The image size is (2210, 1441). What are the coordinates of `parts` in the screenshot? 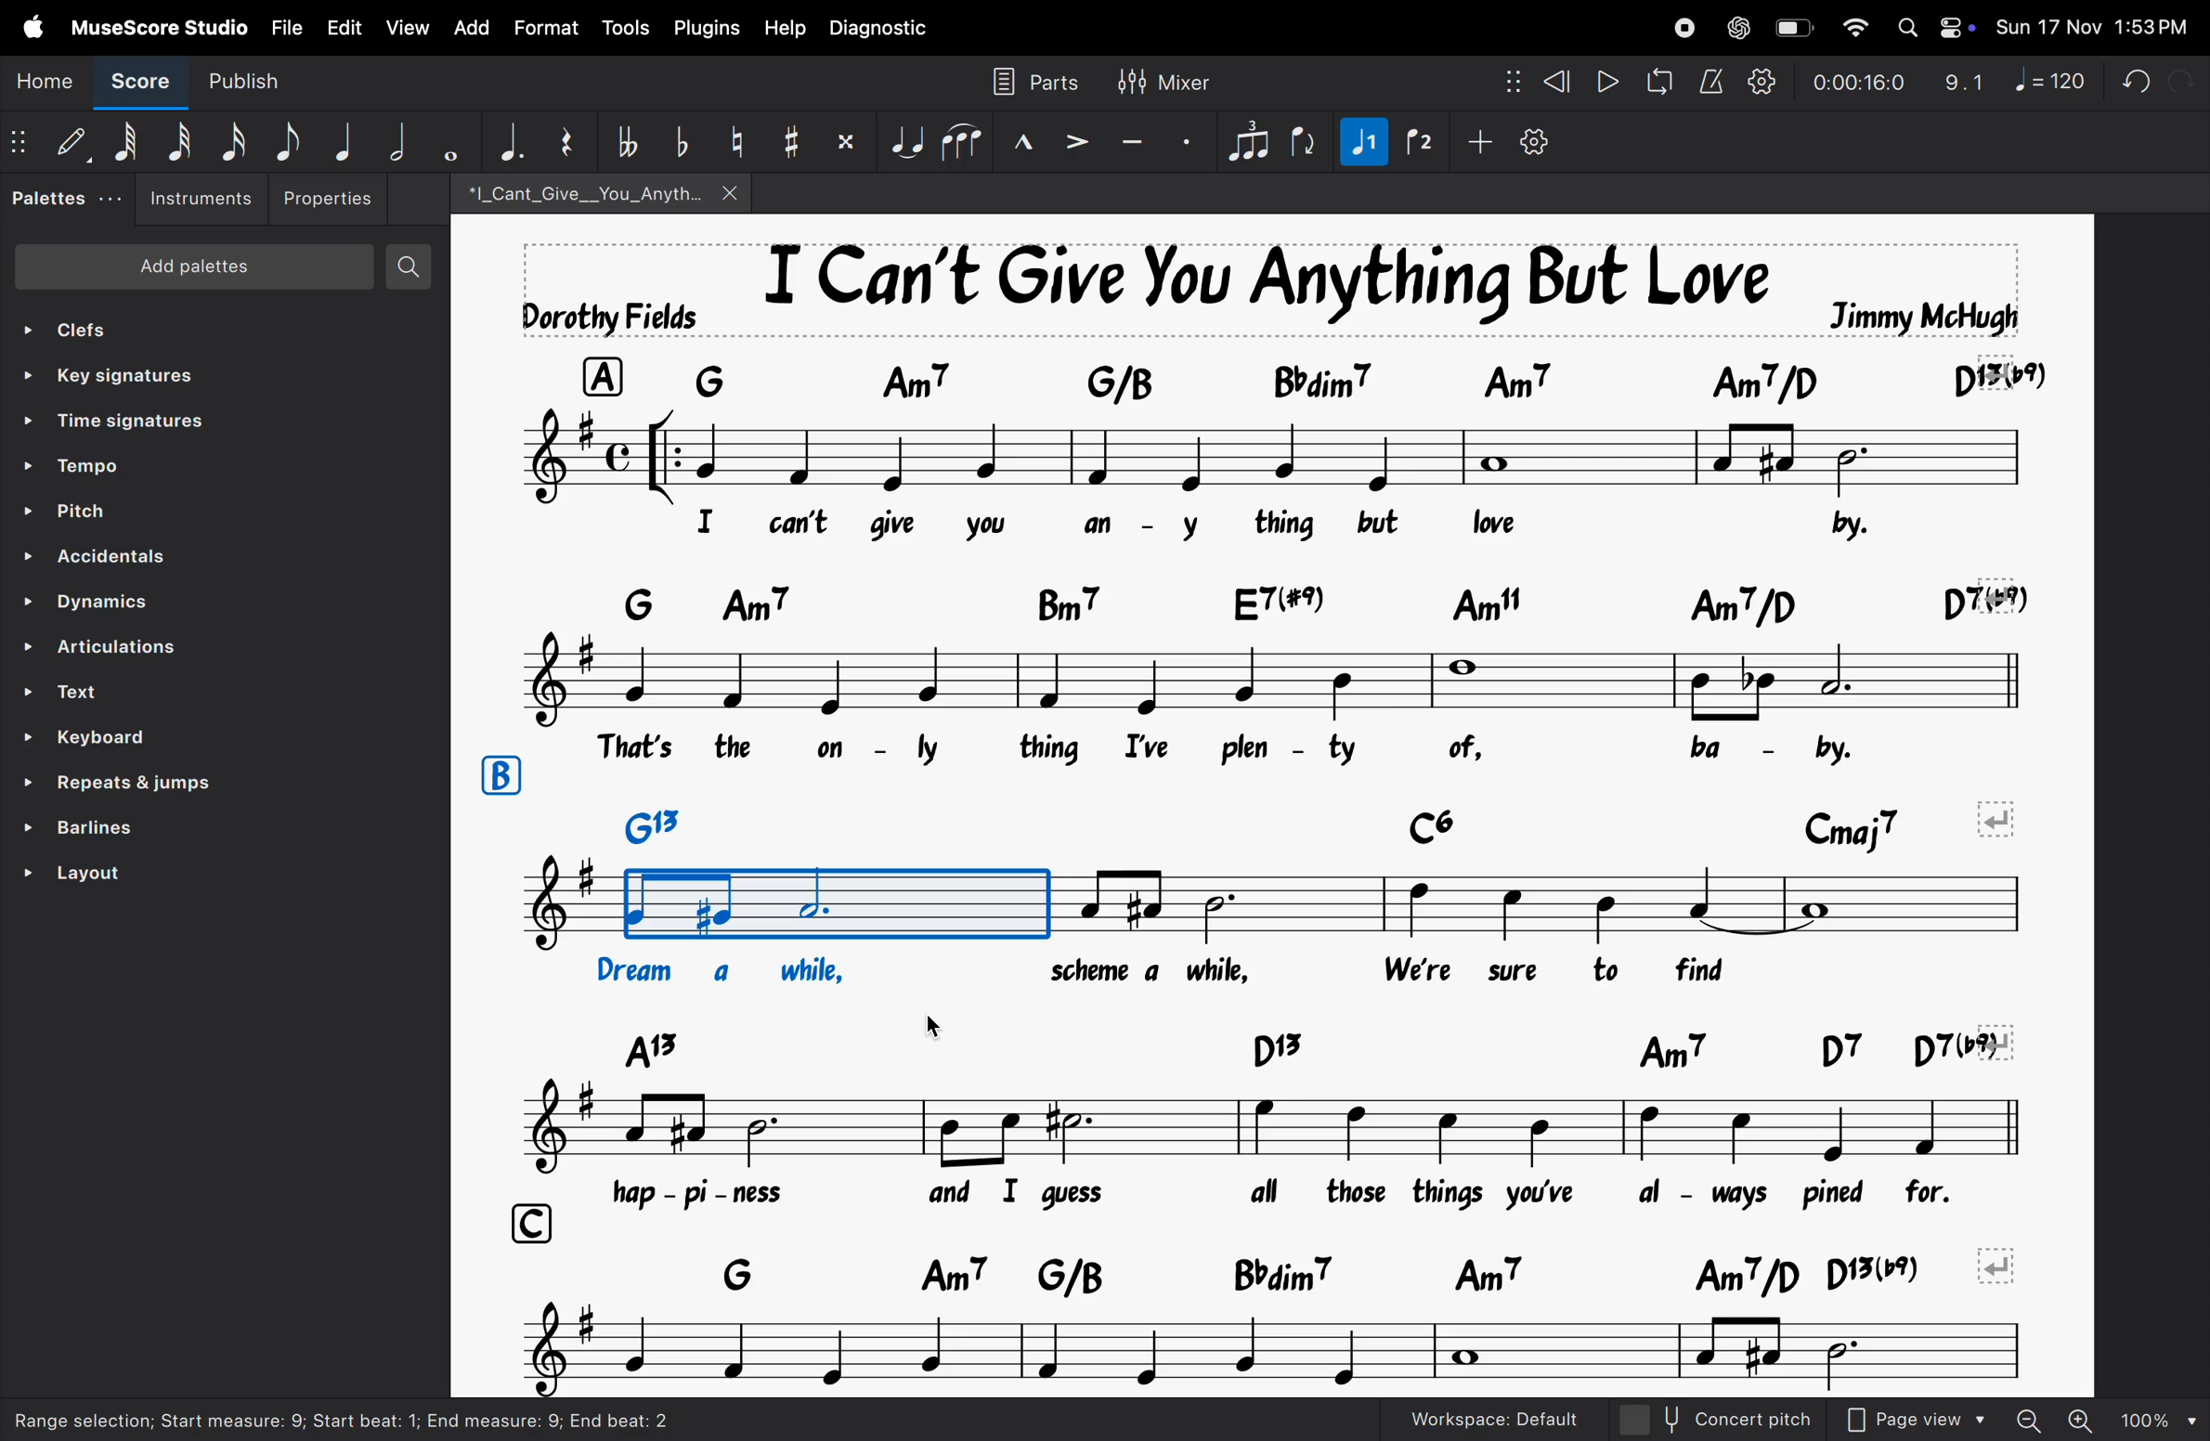 It's located at (1038, 78).